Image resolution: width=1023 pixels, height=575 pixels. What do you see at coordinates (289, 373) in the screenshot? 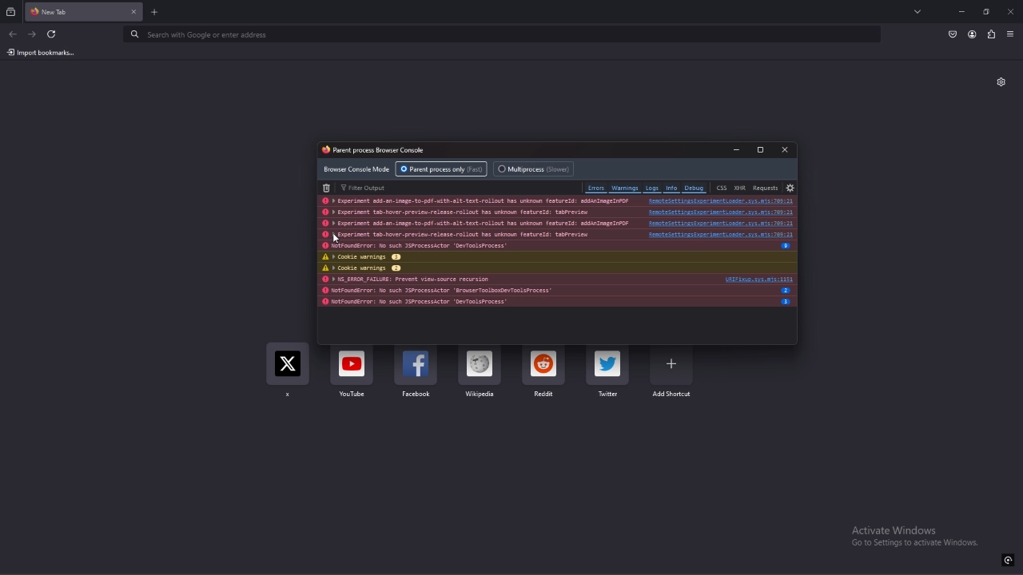
I see `x` at bounding box center [289, 373].